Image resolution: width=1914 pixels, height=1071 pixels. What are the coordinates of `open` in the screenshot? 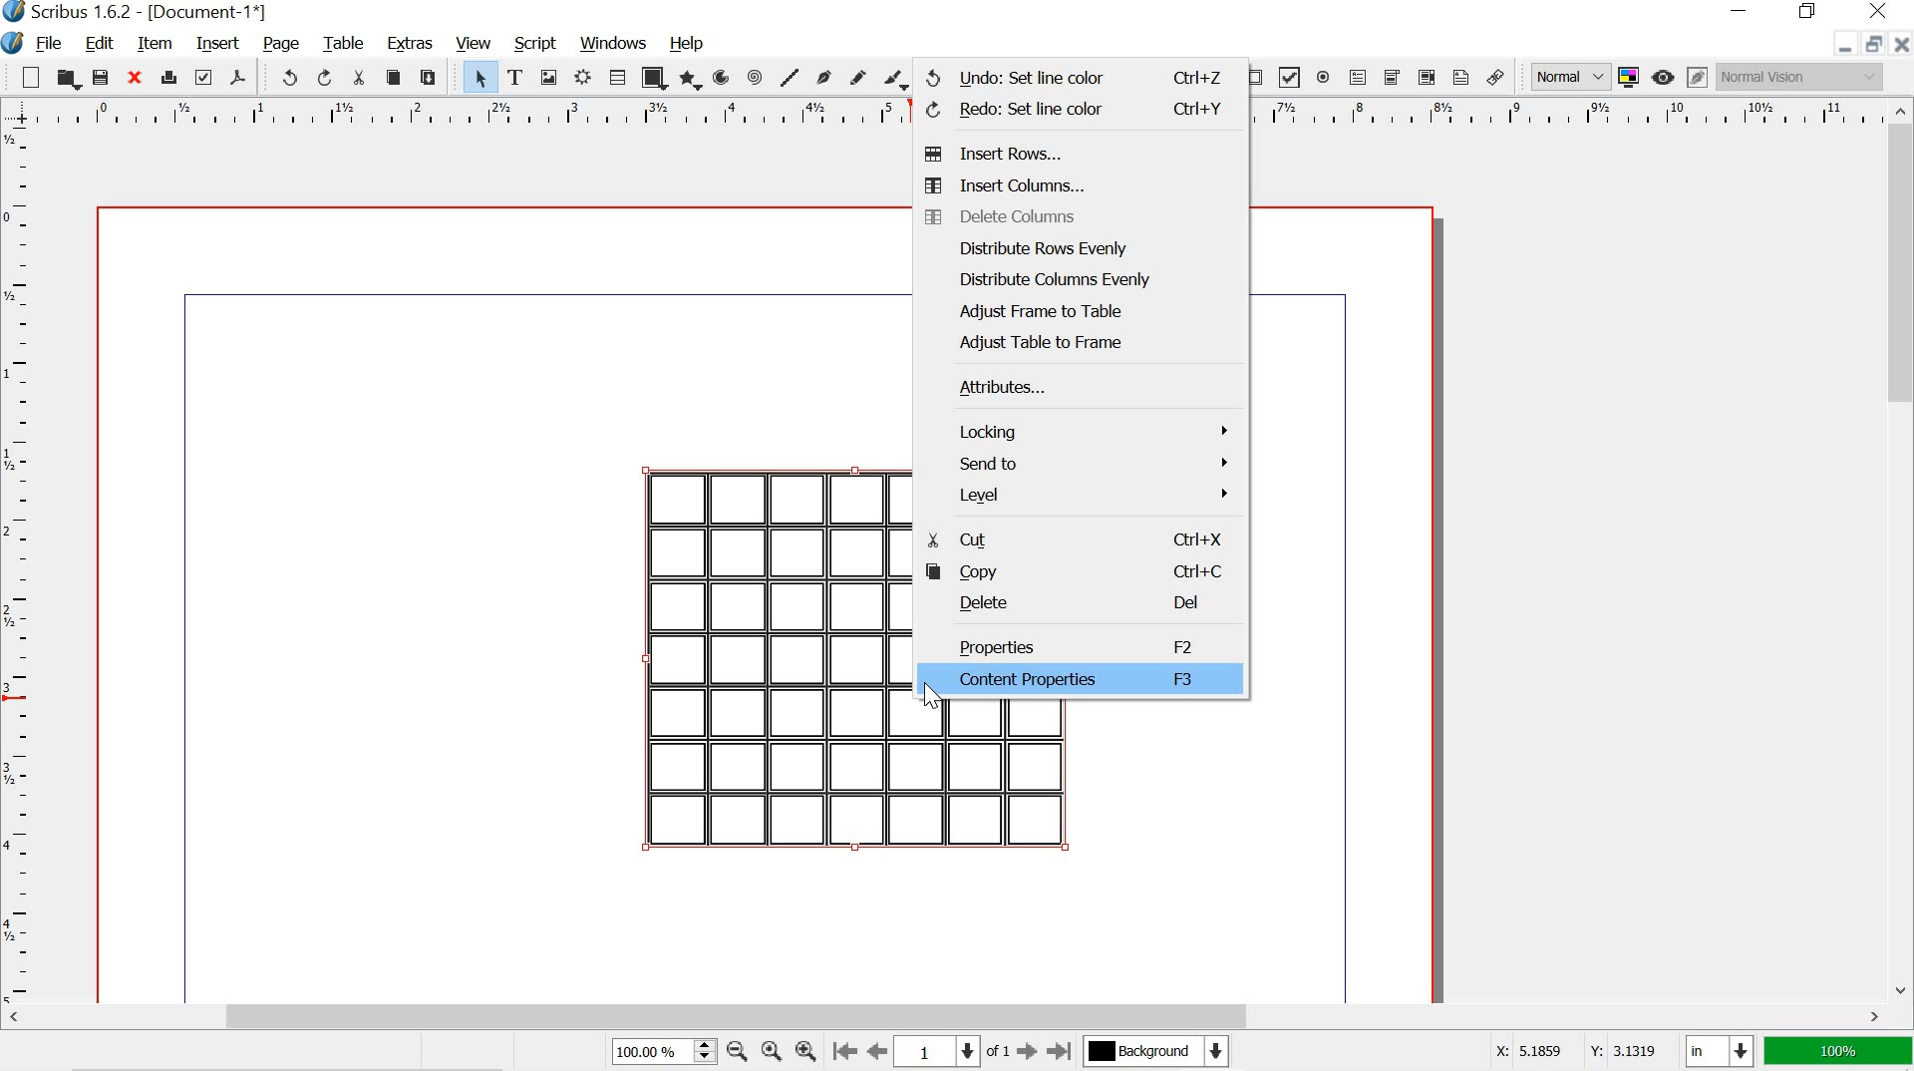 It's located at (67, 79).